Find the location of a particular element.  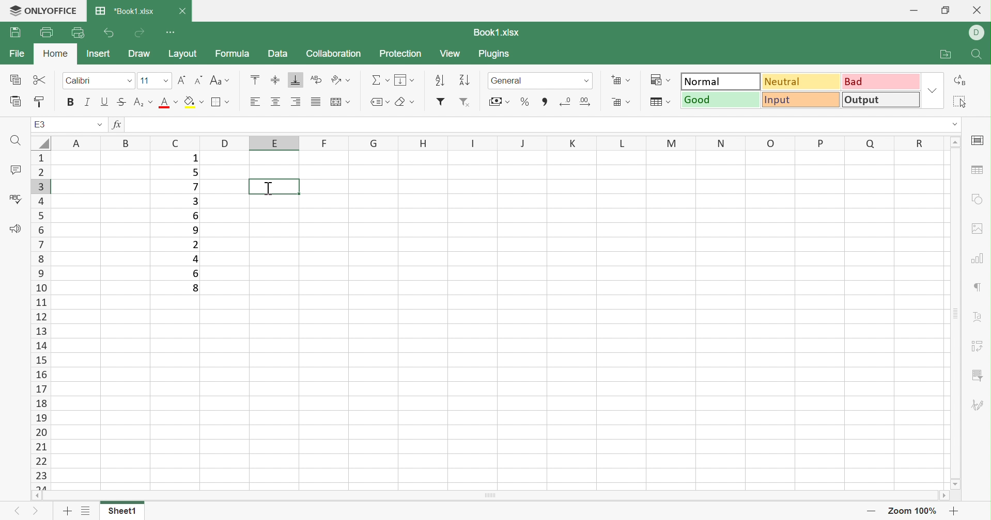

7 is located at coordinates (193, 187).